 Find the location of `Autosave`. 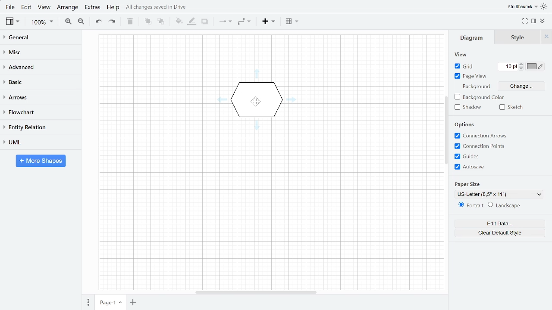

Autosave is located at coordinates (476, 166).